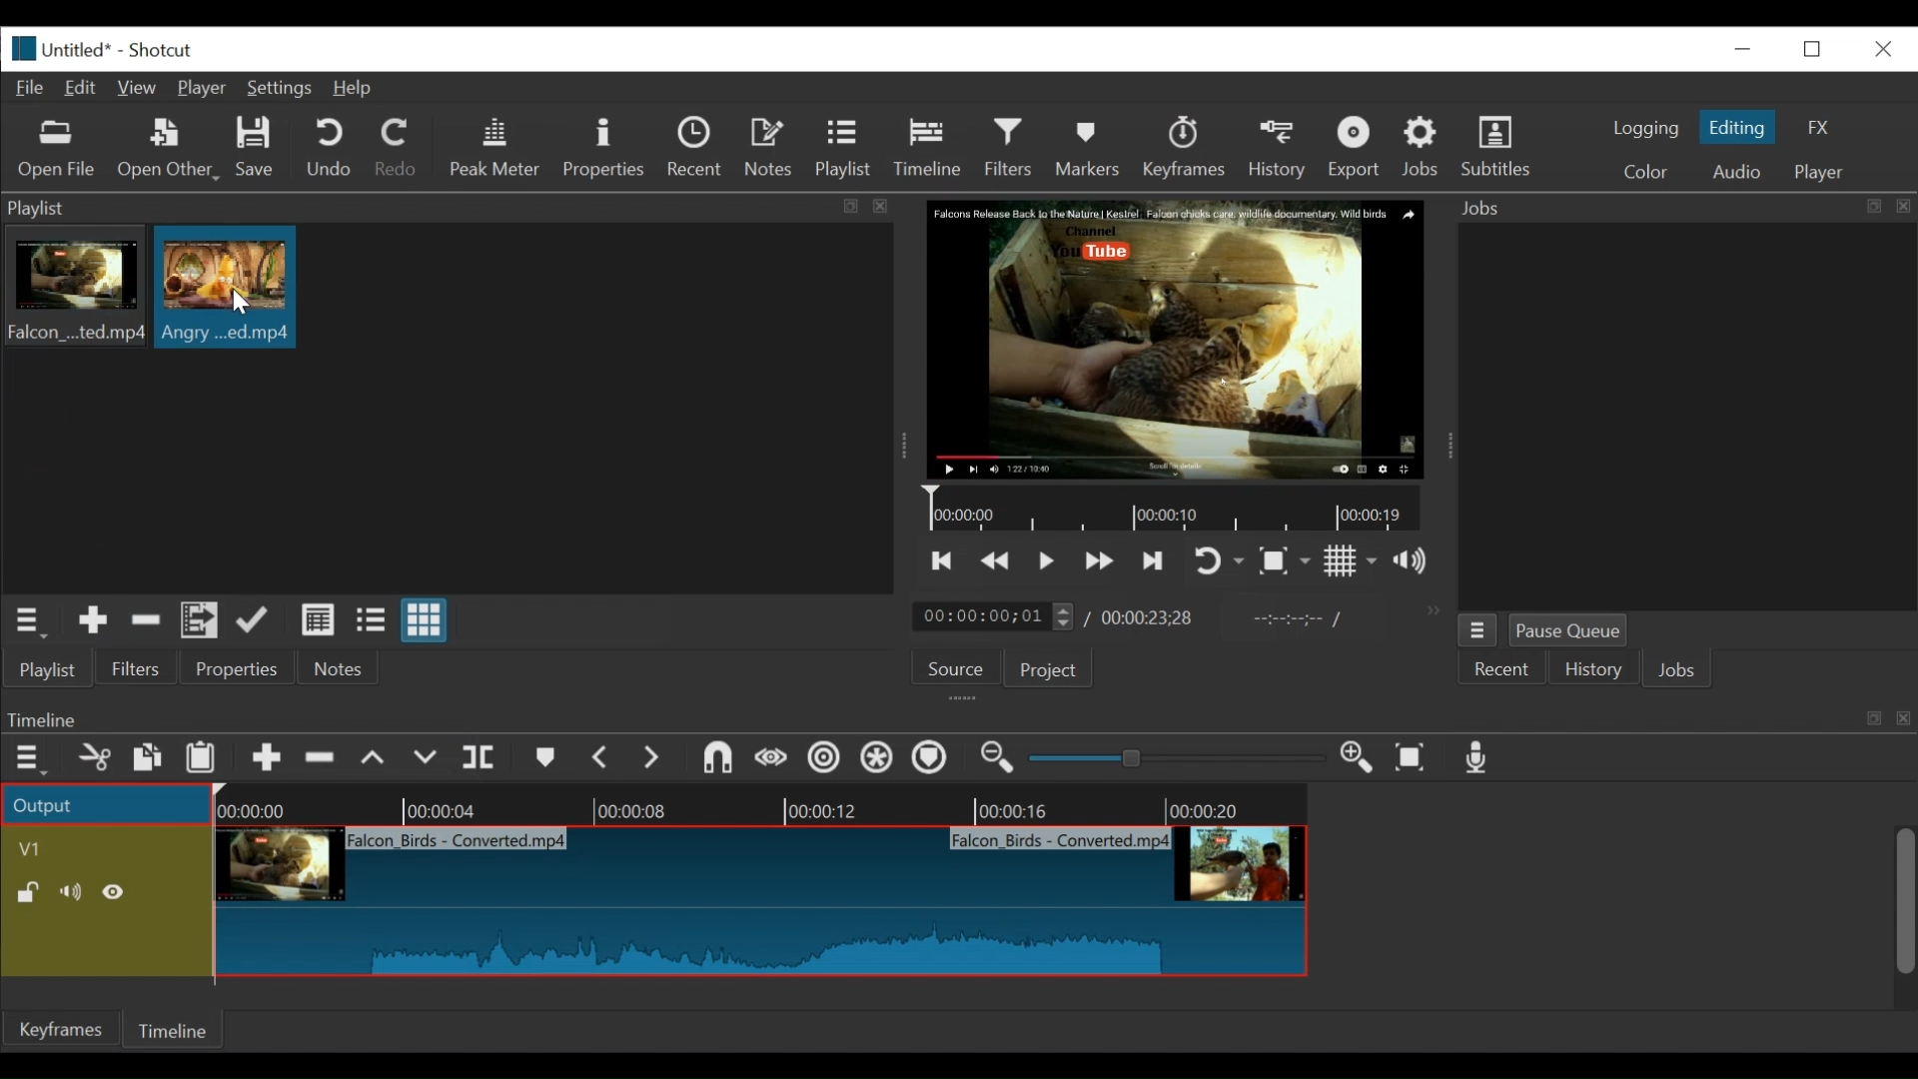  I want to click on Help, so click(353, 89).